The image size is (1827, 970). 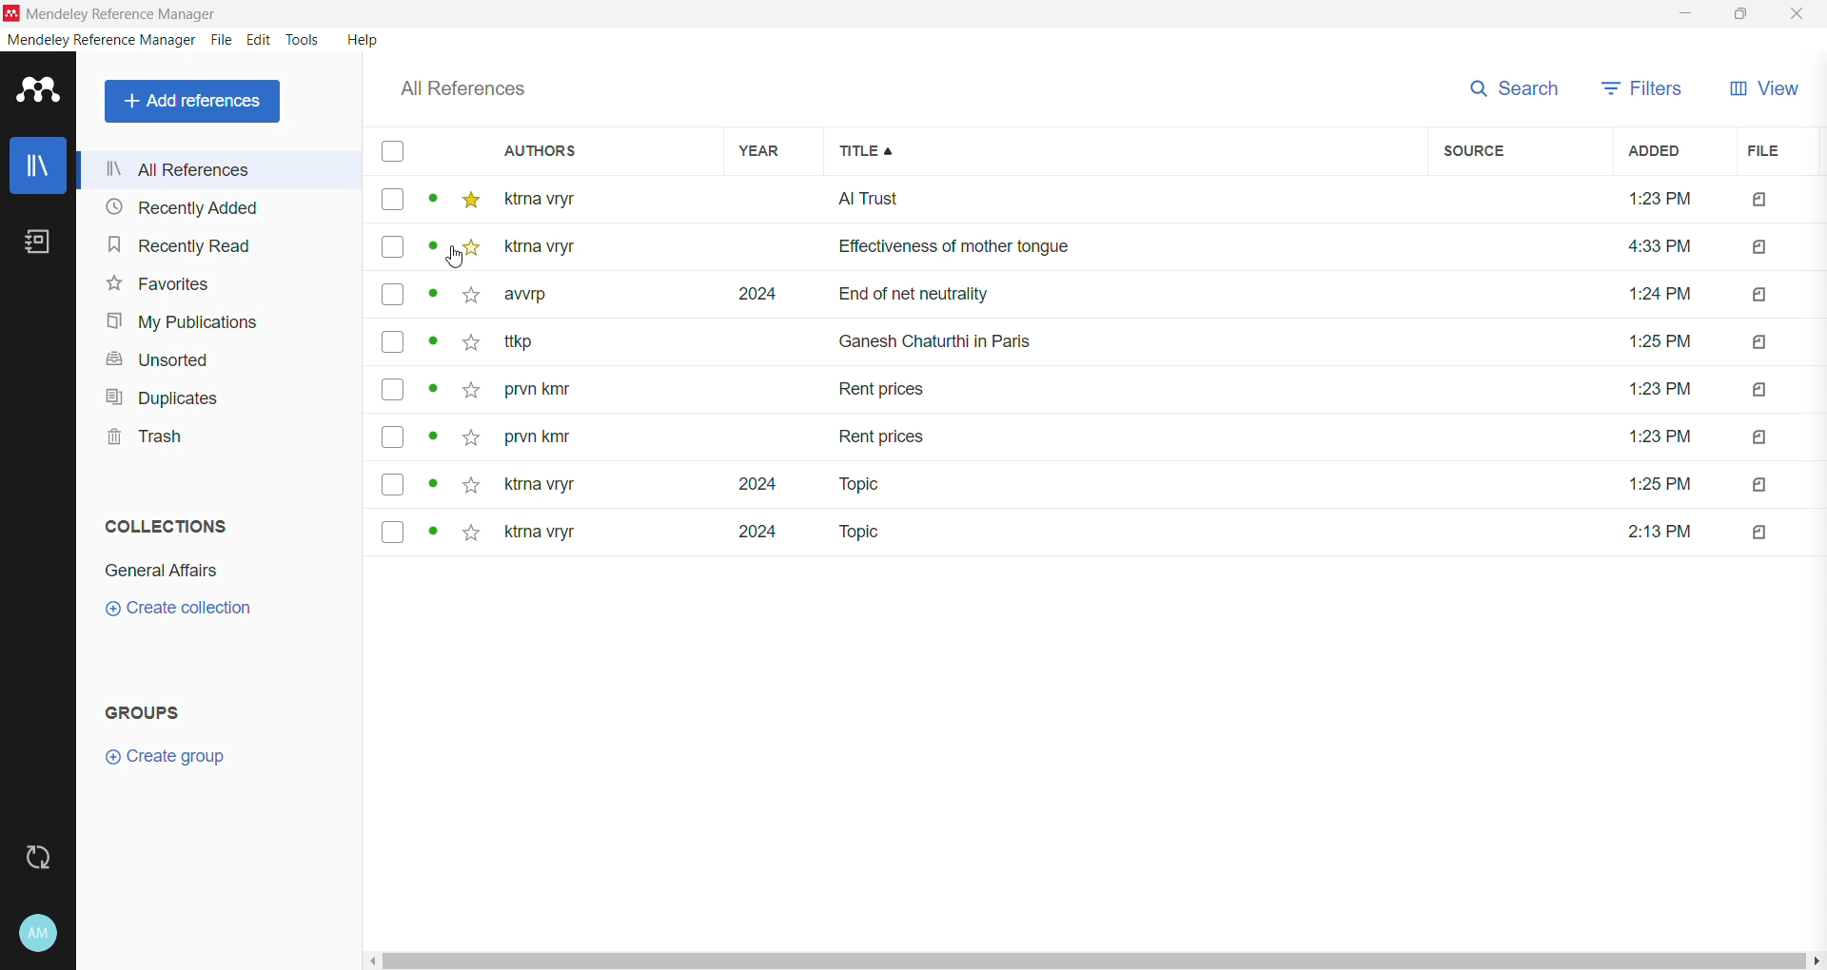 I want to click on Recently Added, so click(x=213, y=206).